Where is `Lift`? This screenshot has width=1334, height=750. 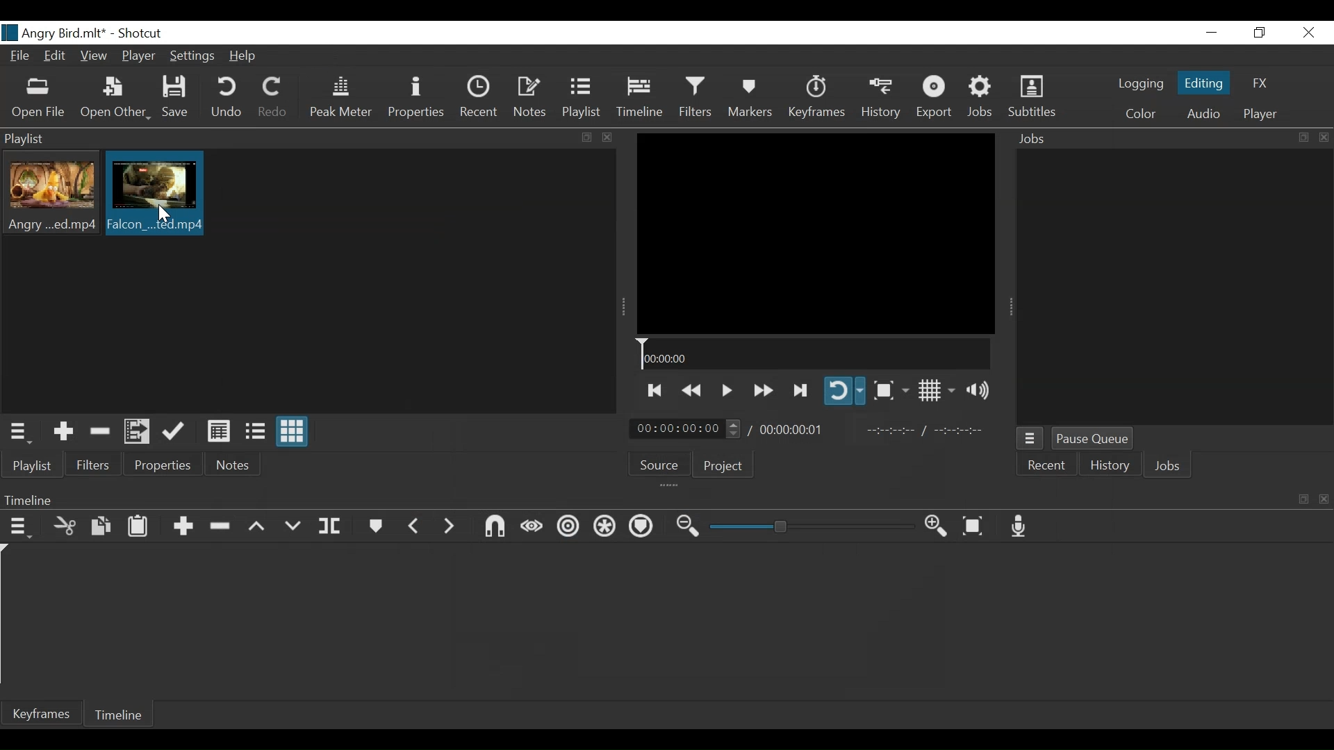
Lift is located at coordinates (259, 527).